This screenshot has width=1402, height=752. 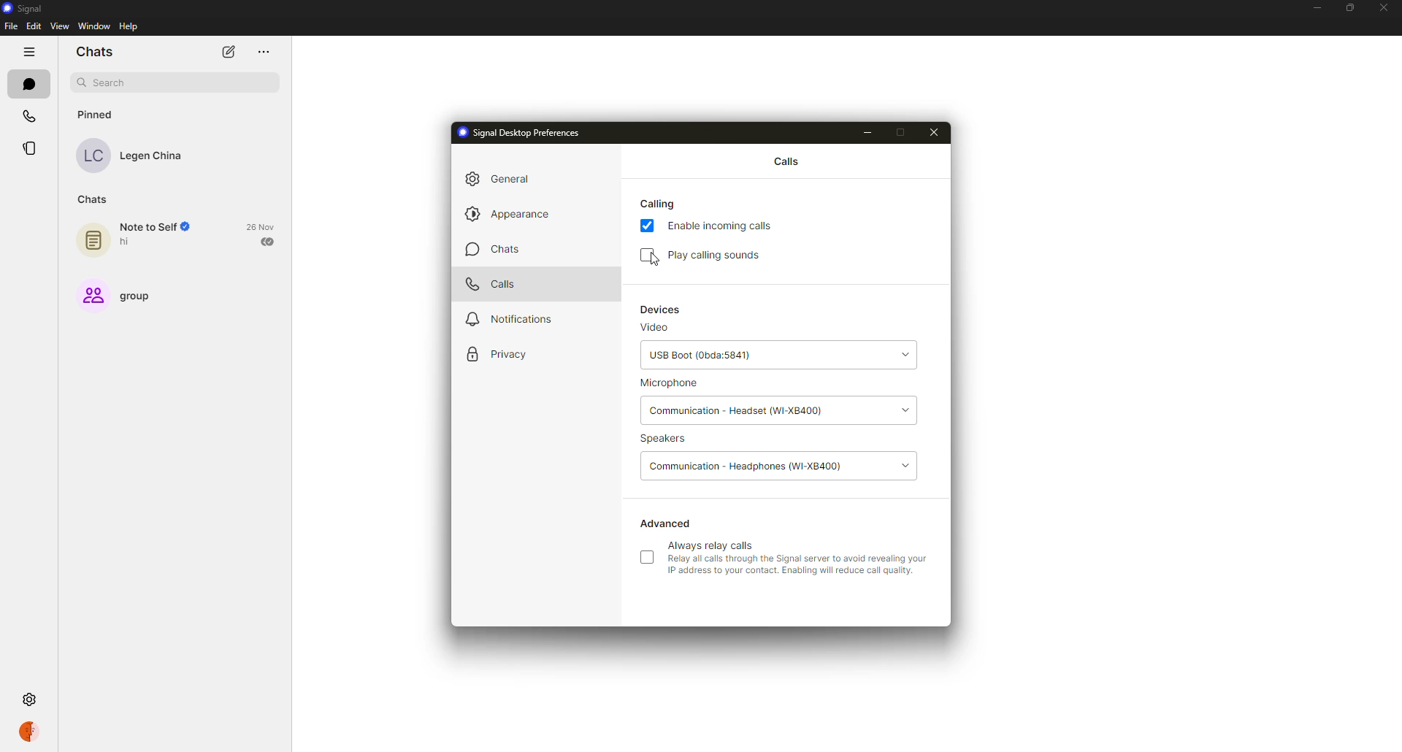 I want to click on hi, so click(x=129, y=242).